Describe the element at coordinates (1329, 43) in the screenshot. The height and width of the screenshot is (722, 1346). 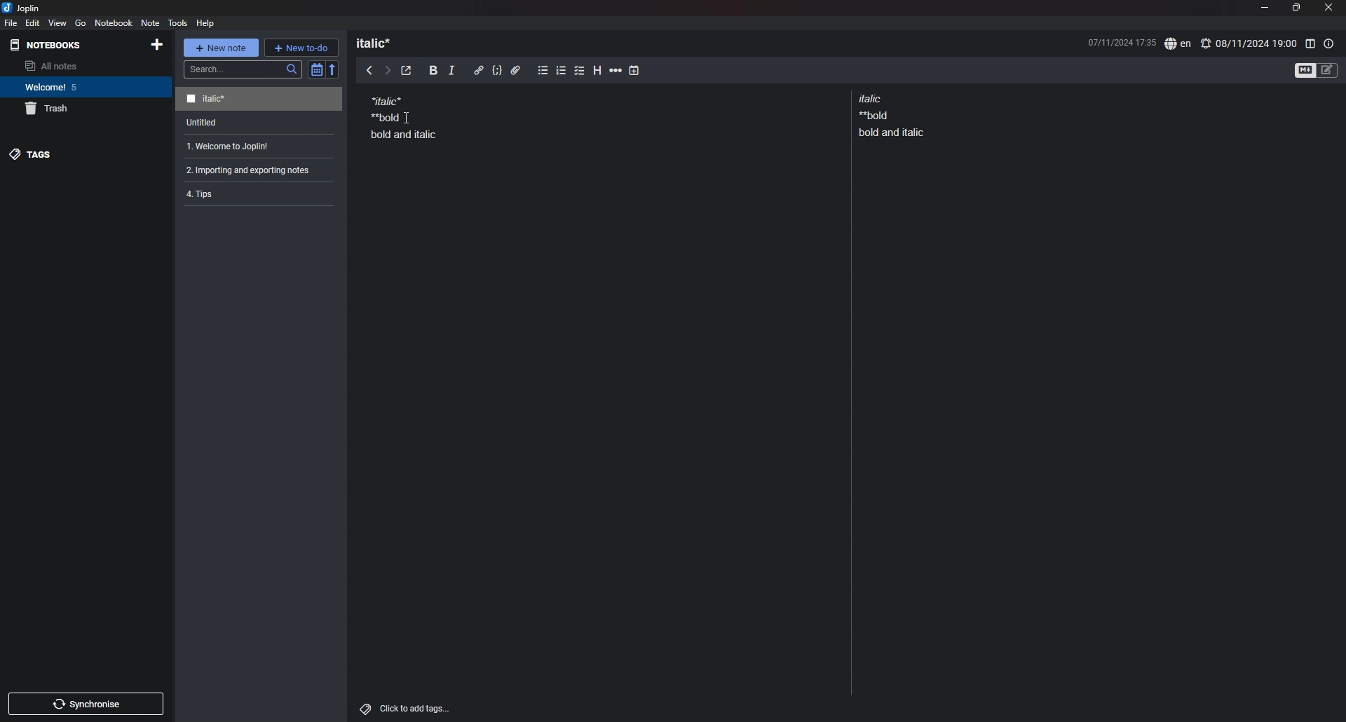
I see `note properties` at that location.